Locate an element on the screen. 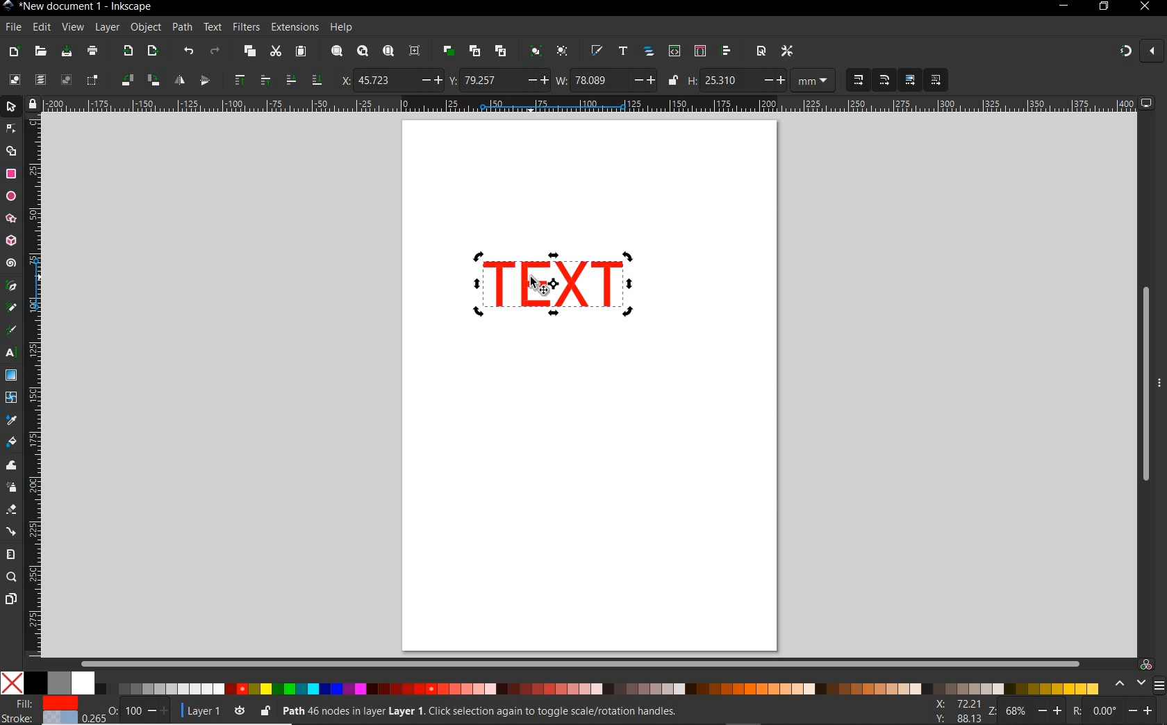 This screenshot has height=725, width=1167. OPEN XML EDITOR is located at coordinates (674, 52).